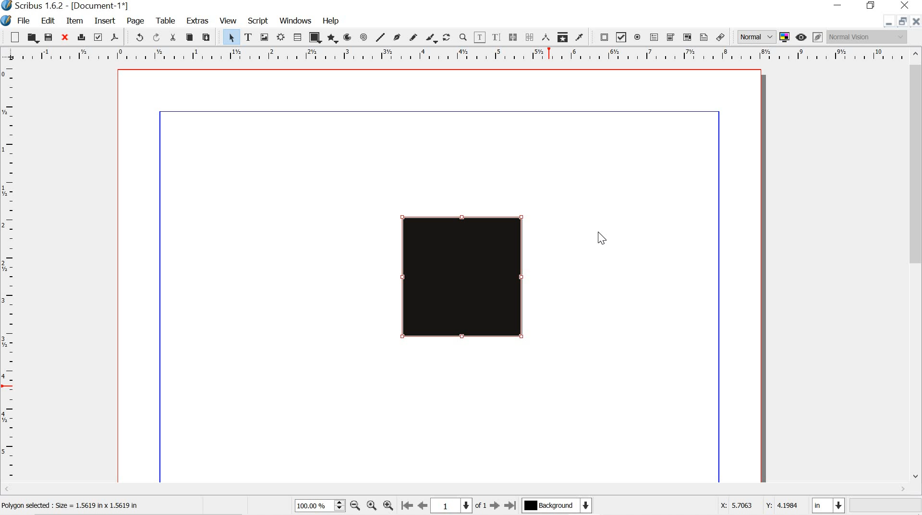 This screenshot has width=922, height=515. I want to click on view, so click(230, 20).